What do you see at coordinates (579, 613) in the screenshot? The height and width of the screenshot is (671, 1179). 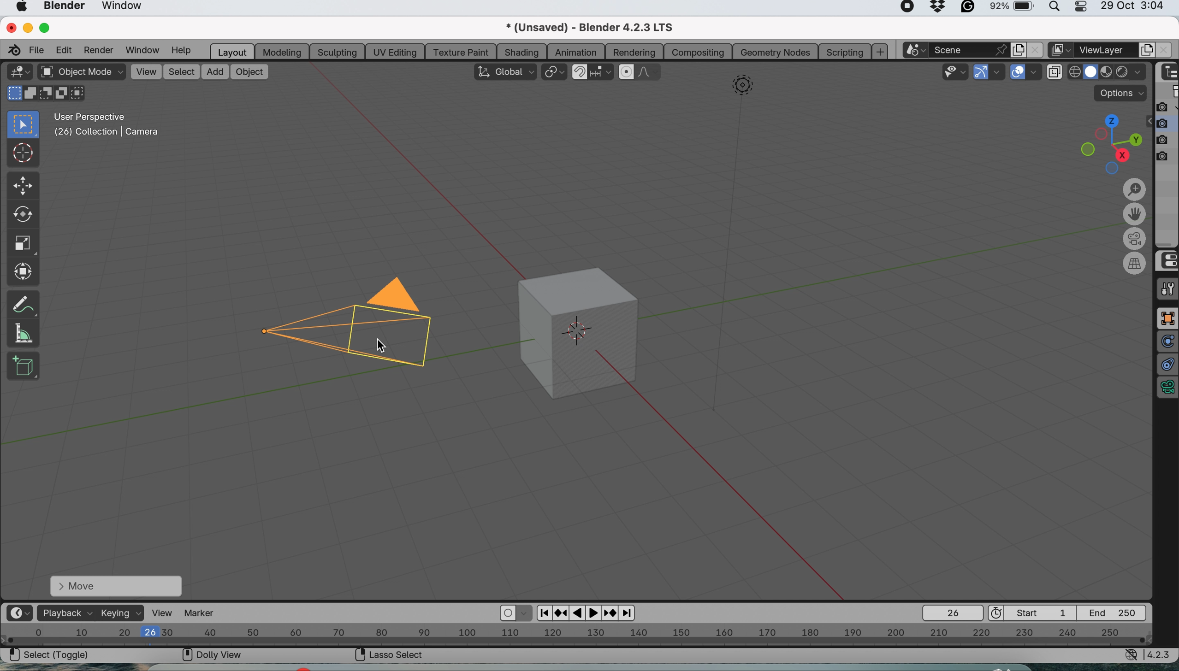 I see `pause` at bounding box center [579, 613].